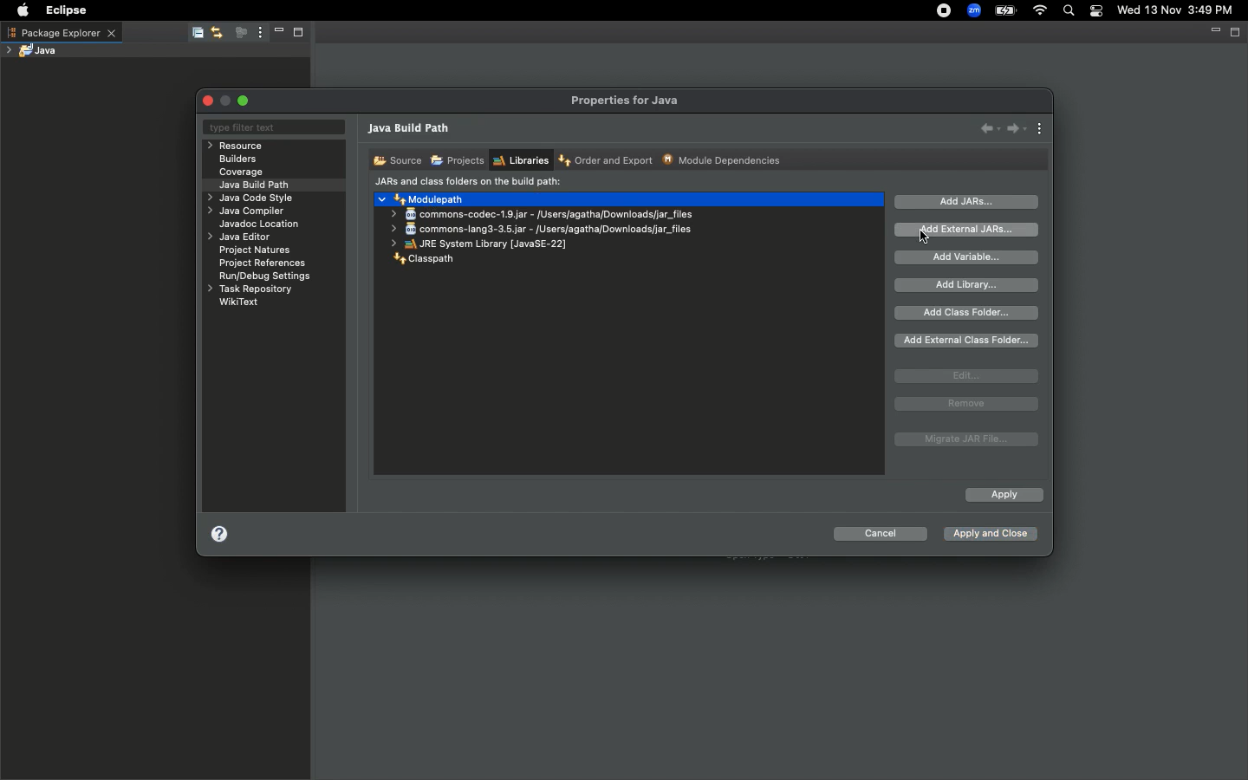 The height and width of the screenshot is (780, 1248). I want to click on commons-codec-1.9.jar - /users/agatha/Downloads/jar_files commons-lang3-3.5.jar - /Users/agatha/Downloads/jar_files JRE System Library [JavaSE-22], so click(539, 229).